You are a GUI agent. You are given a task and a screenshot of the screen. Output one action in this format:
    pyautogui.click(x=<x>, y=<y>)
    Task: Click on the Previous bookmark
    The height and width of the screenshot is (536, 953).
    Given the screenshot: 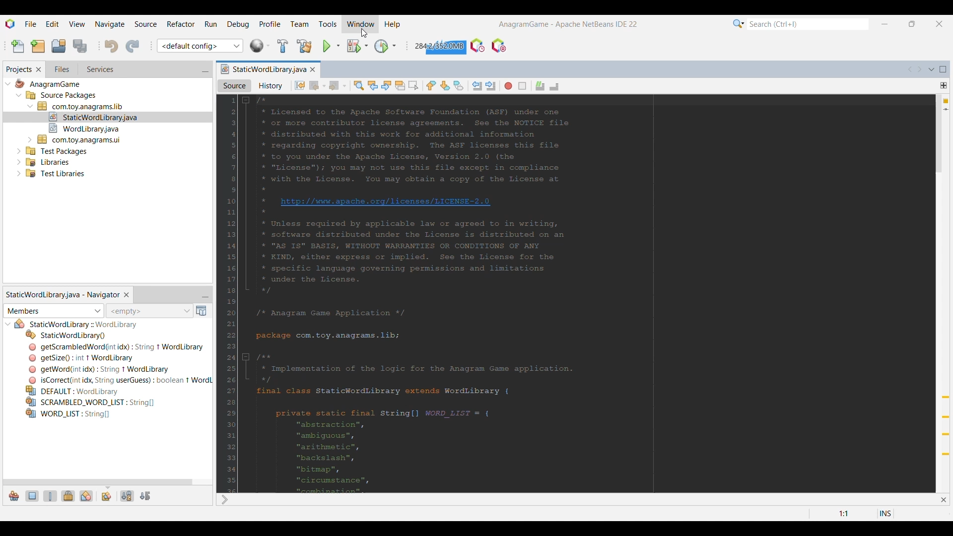 What is the action you would take?
    pyautogui.click(x=431, y=86)
    